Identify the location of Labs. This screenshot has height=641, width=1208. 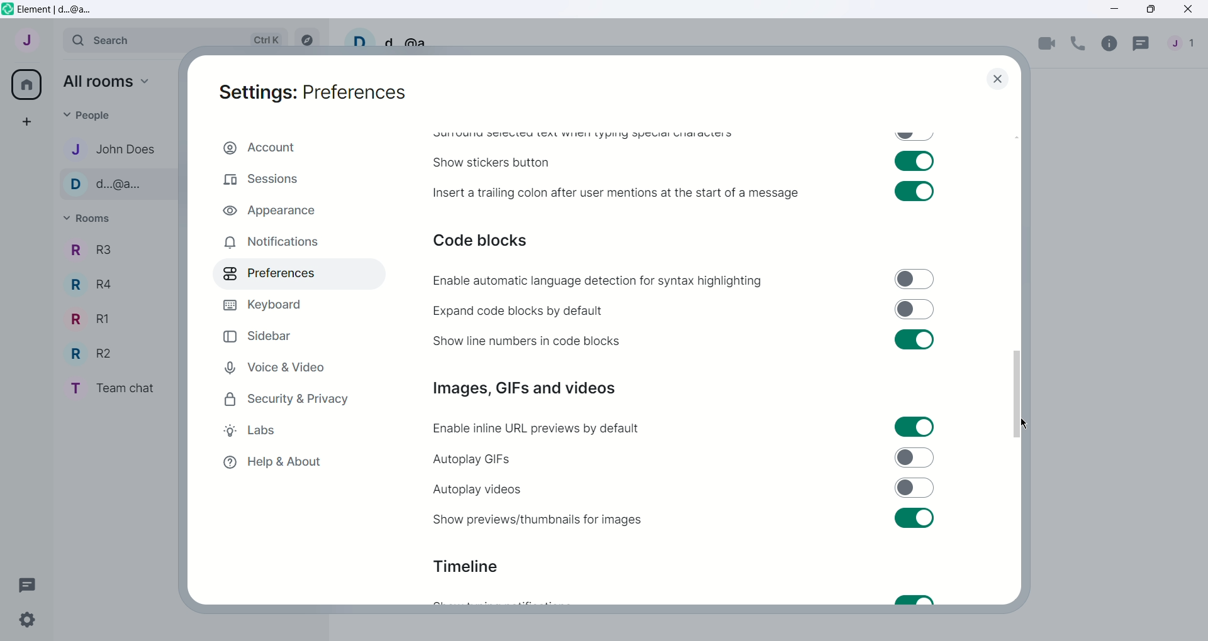
(288, 430).